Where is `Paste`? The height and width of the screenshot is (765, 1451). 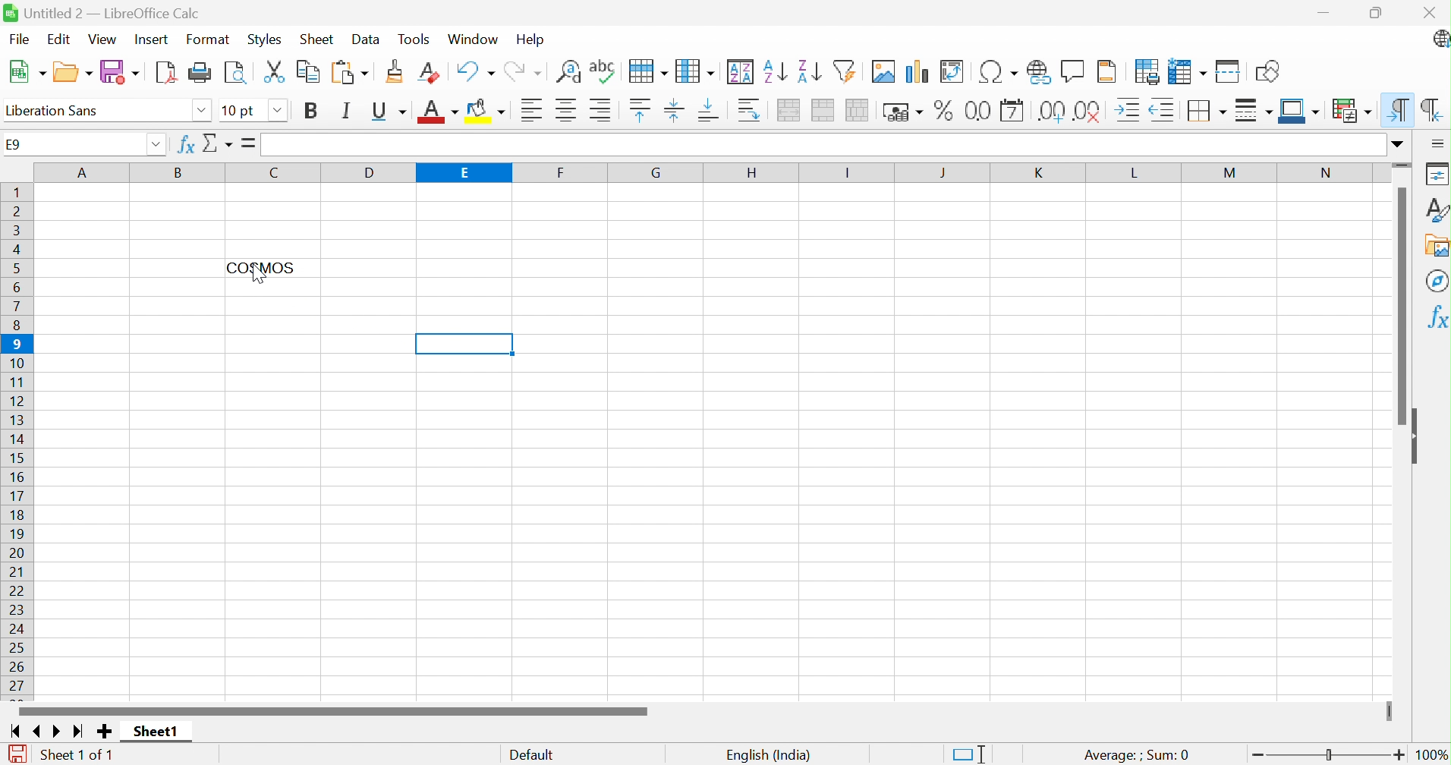 Paste is located at coordinates (349, 74).